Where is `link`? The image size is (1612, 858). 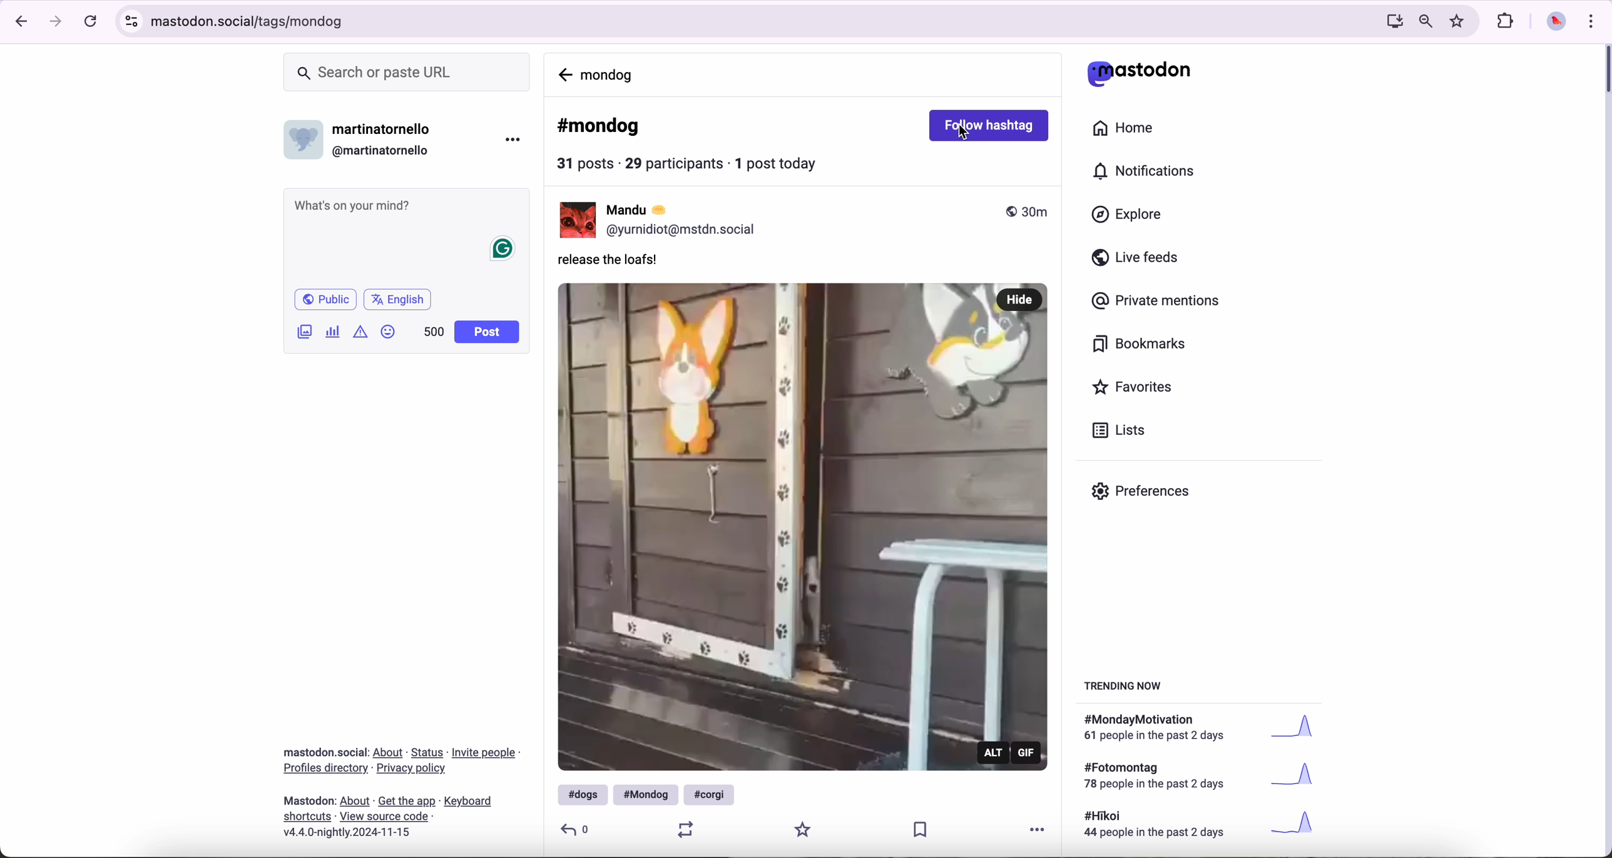
link is located at coordinates (468, 803).